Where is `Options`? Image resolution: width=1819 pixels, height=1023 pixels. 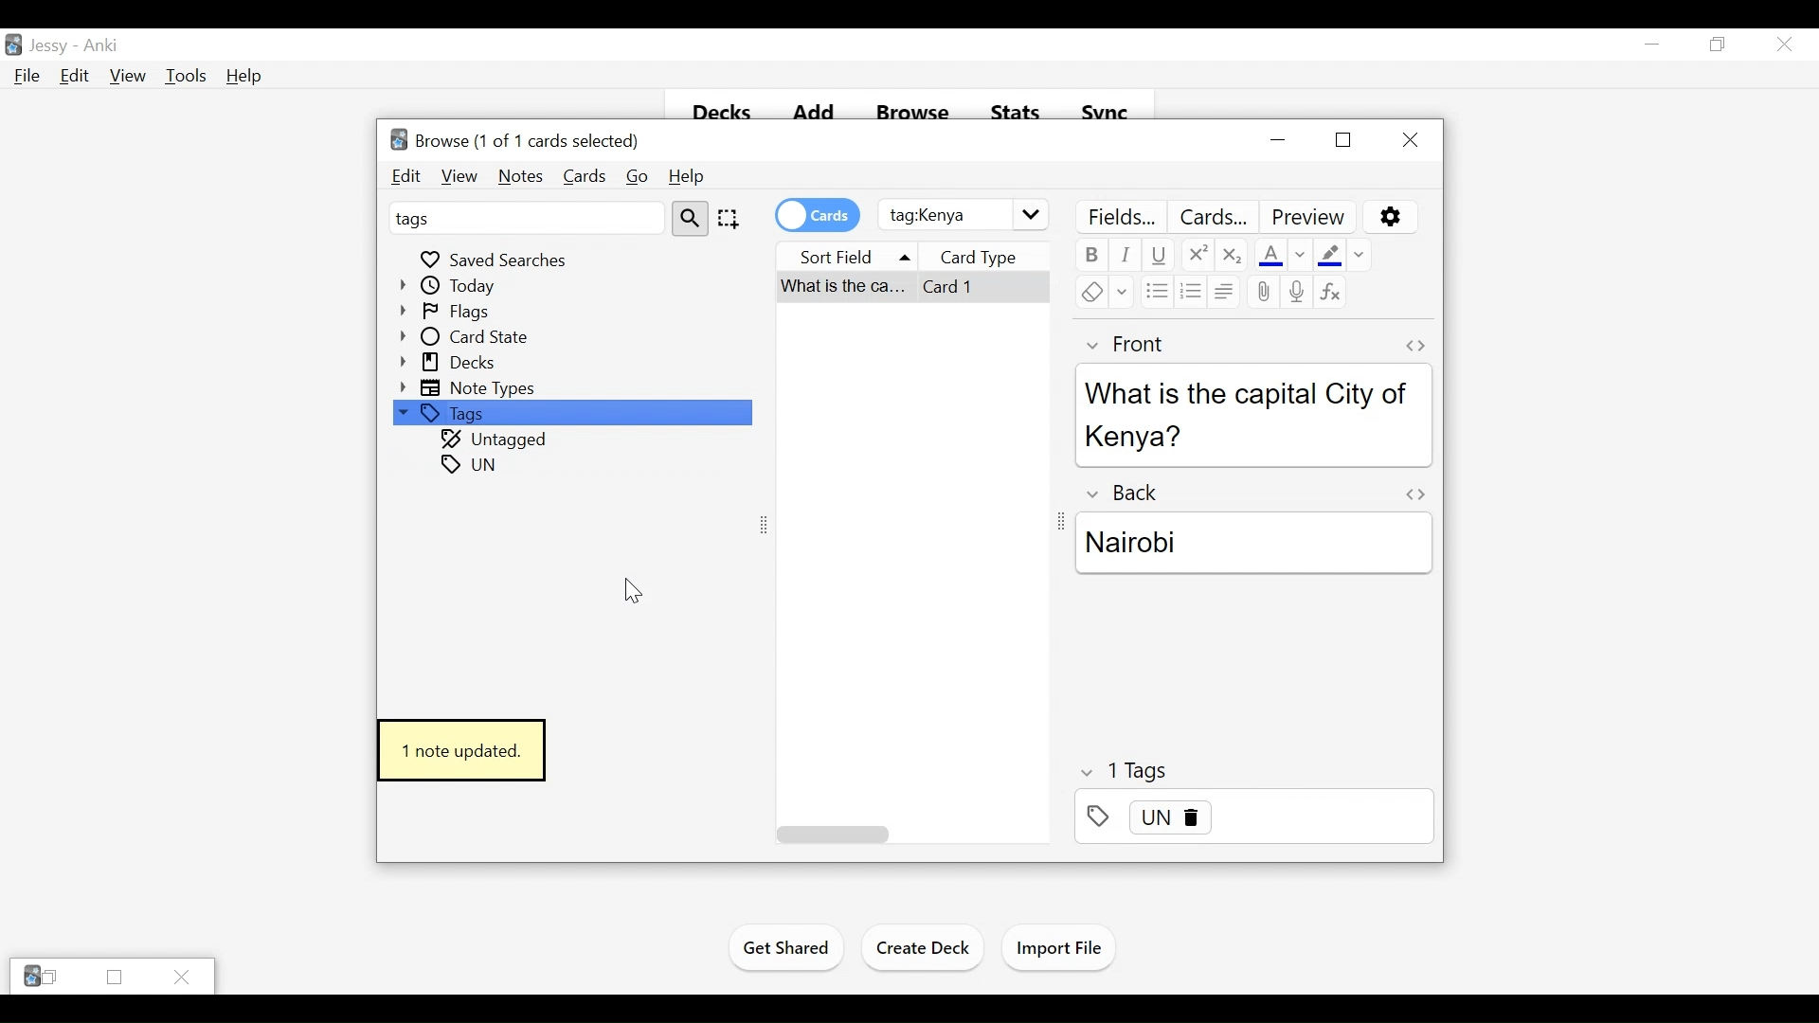 Options is located at coordinates (1390, 216).